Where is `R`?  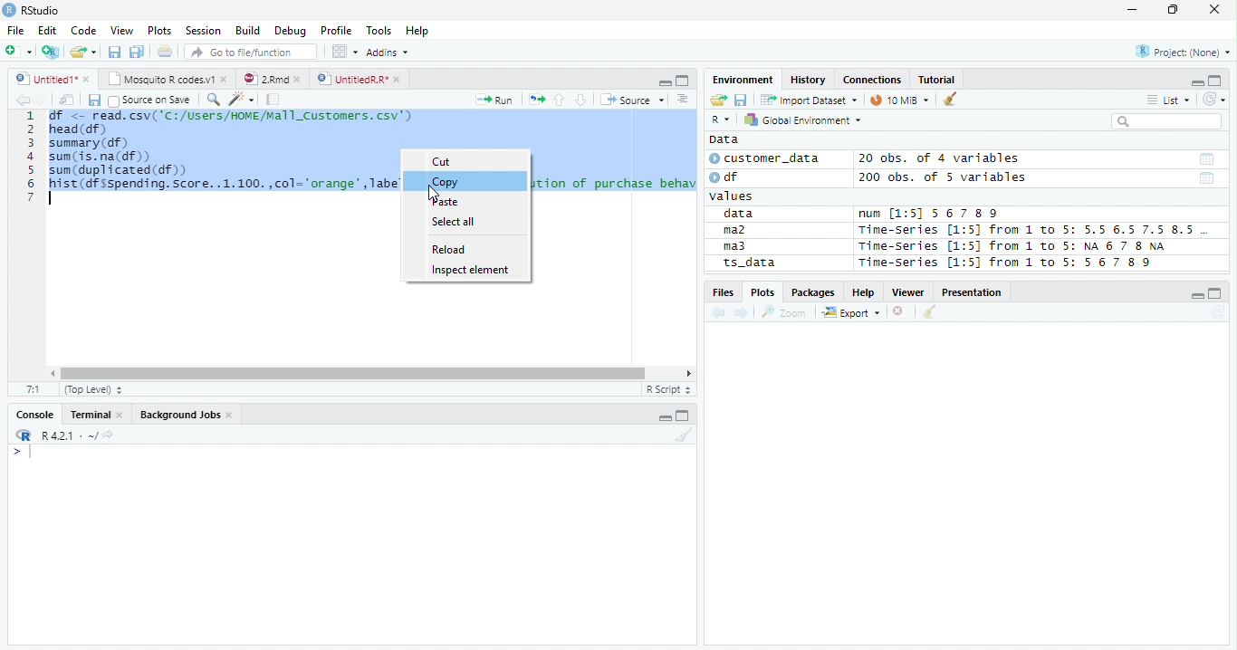
R is located at coordinates (22, 435).